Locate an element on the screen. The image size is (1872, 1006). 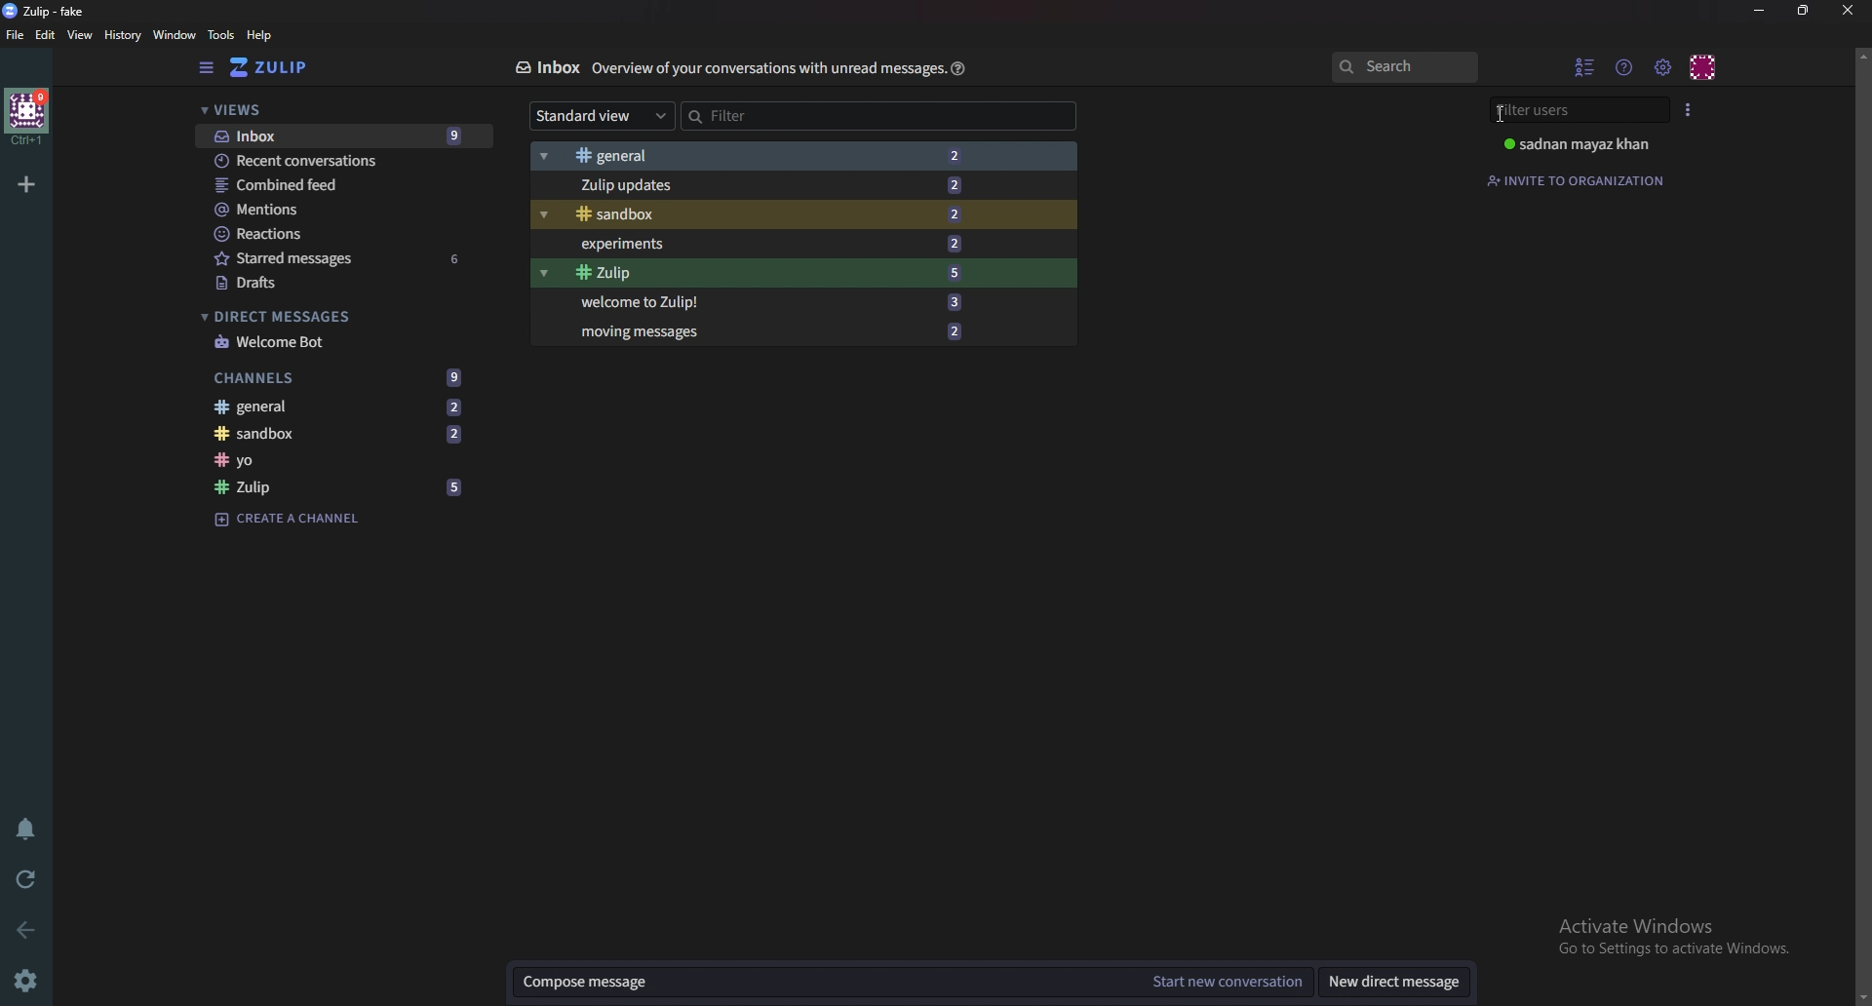
minimize is located at coordinates (1760, 12).